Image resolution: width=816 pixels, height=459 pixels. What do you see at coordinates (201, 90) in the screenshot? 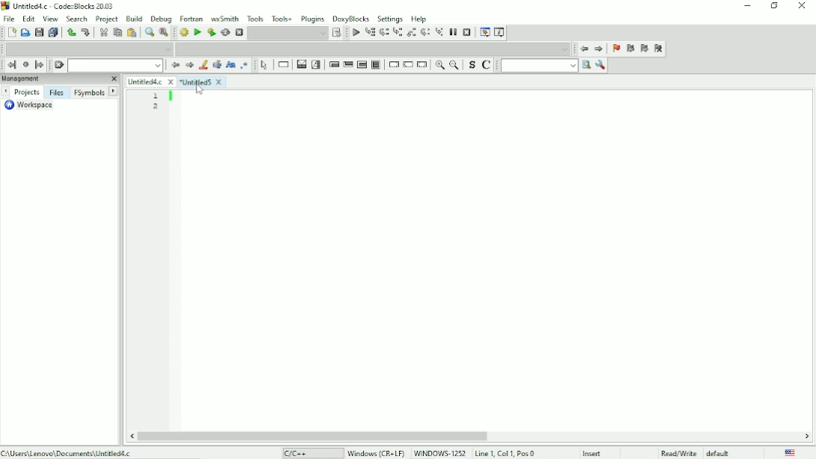
I see `Cursor` at bounding box center [201, 90].